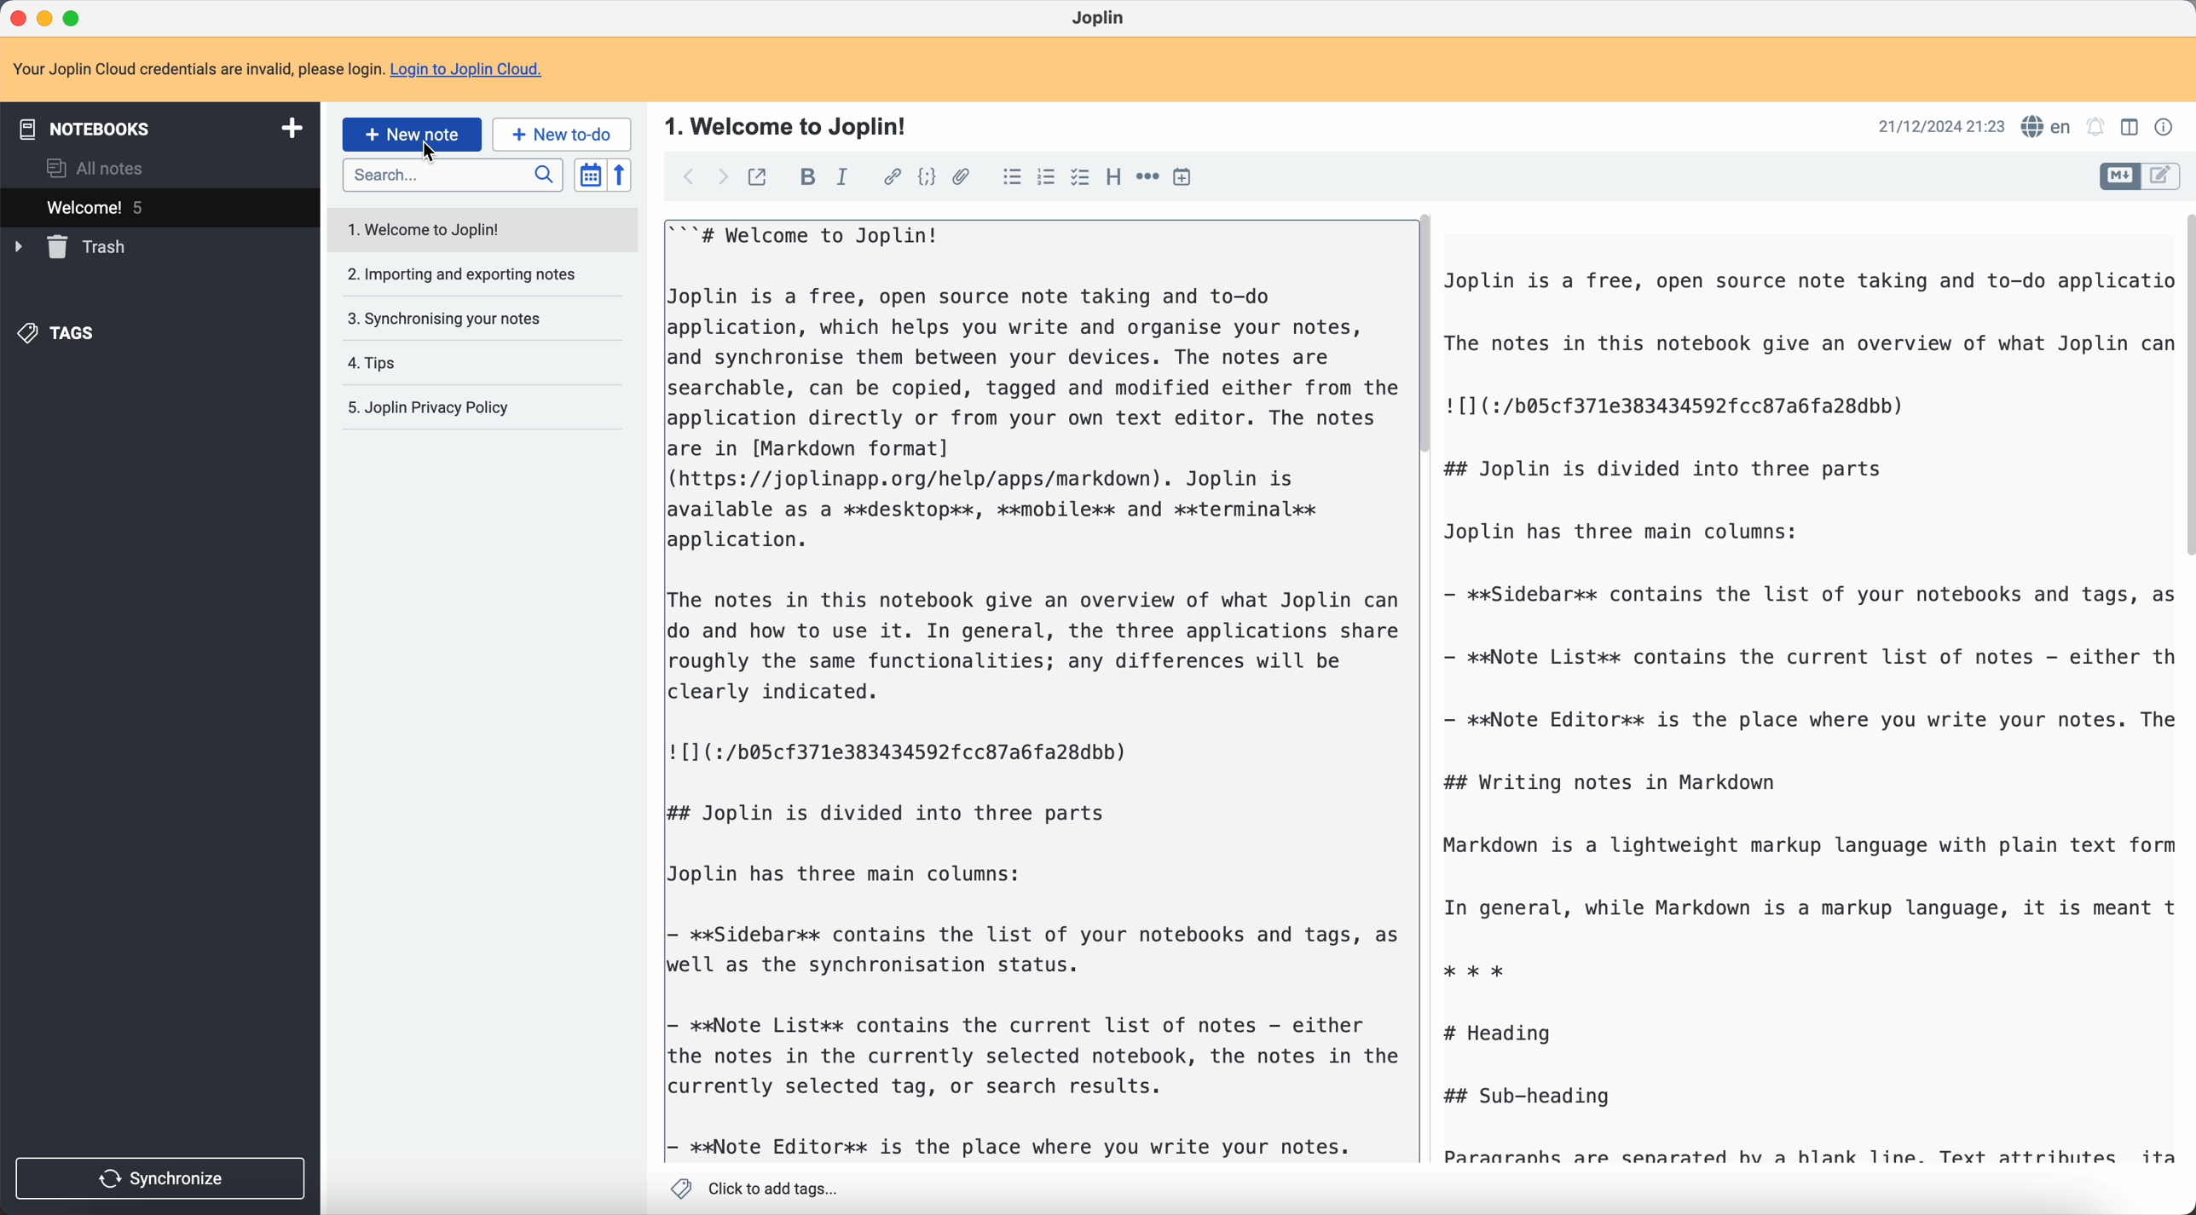  What do you see at coordinates (16, 16) in the screenshot?
I see `close Joplin` at bounding box center [16, 16].